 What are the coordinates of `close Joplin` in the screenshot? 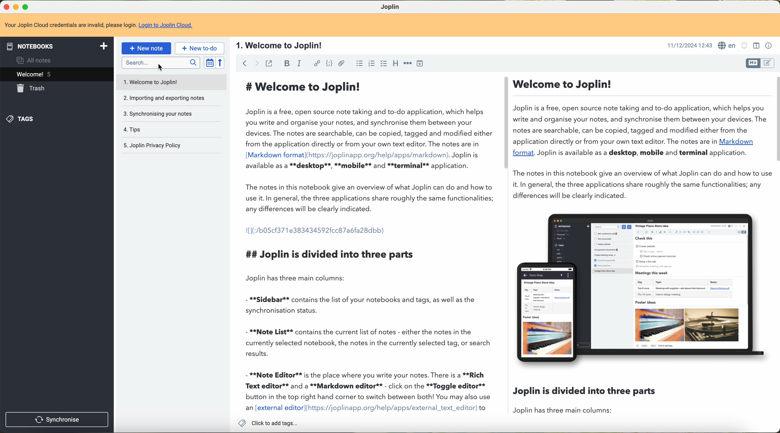 It's located at (5, 7).